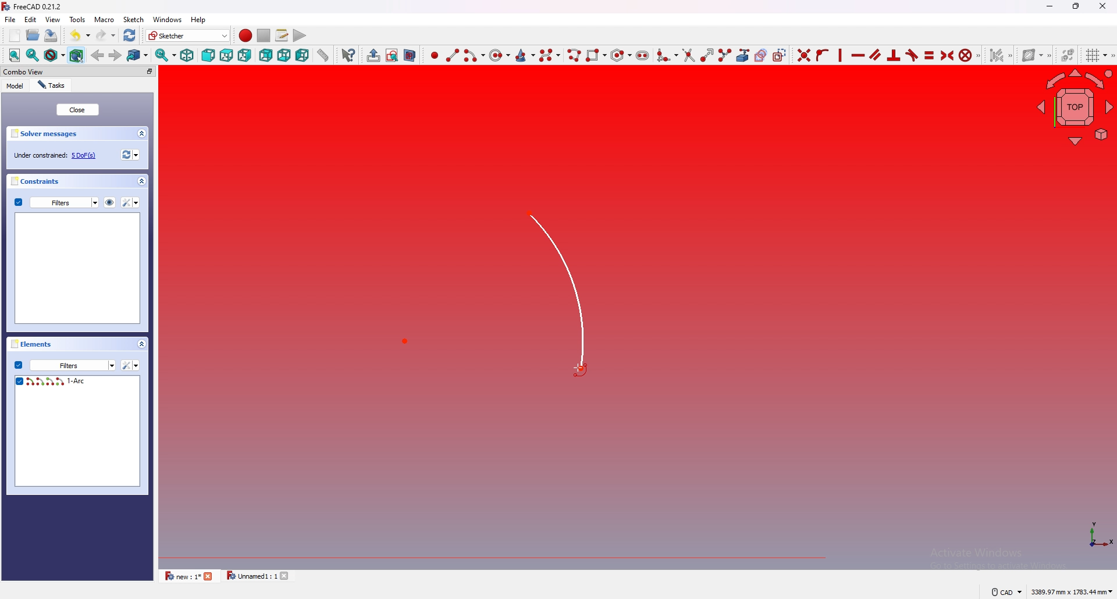 The width and height of the screenshot is (1117, 599). Describe the element at coordinates (10, 19) in the screenshot. I see `file` at that location.